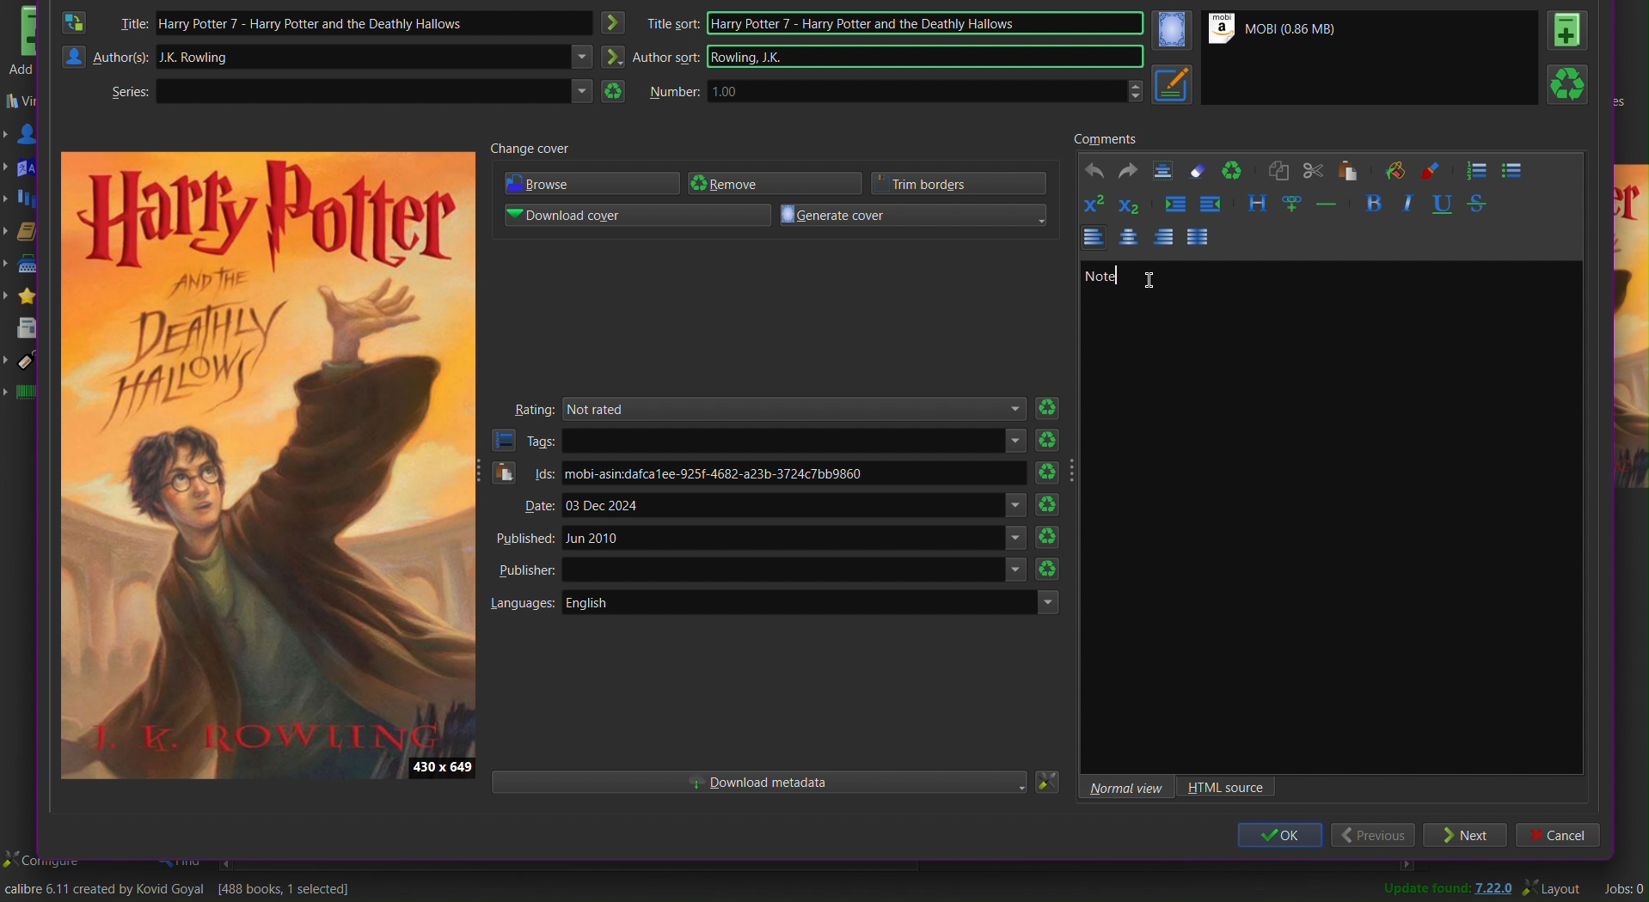 The image size is (1649, 902). What do you see at coordinates (29, 296) in the screenshot?
I see `Rating` at bounding box center [29, 296].